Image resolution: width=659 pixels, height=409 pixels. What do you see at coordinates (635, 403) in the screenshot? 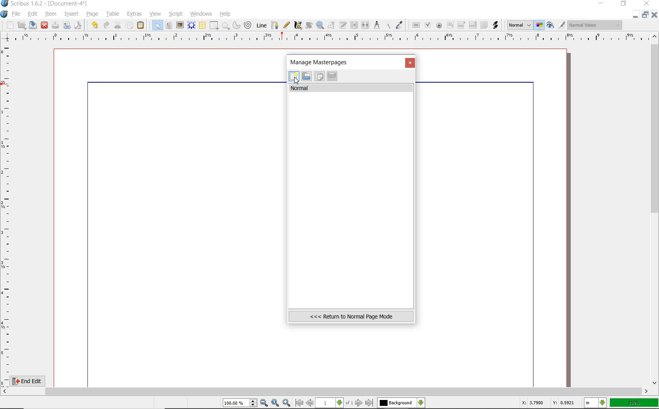
I see `100%` at bounding box center [635, 403].